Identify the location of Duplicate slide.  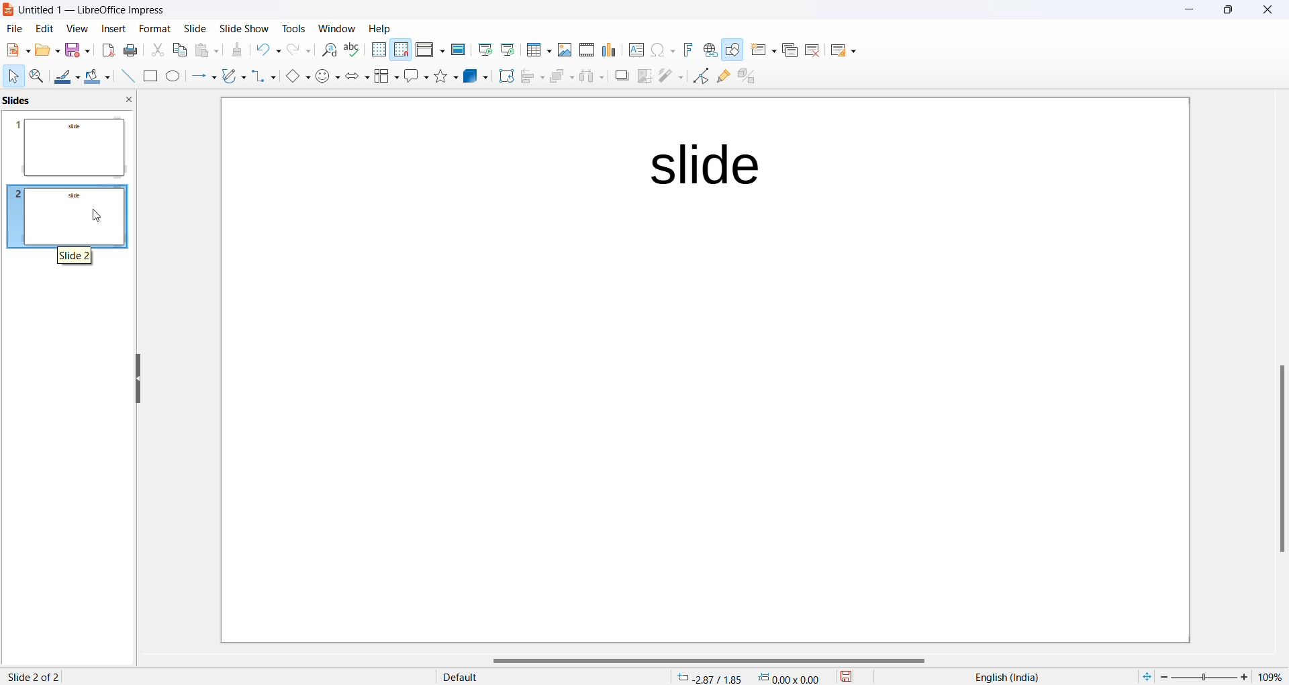
(787, 52).